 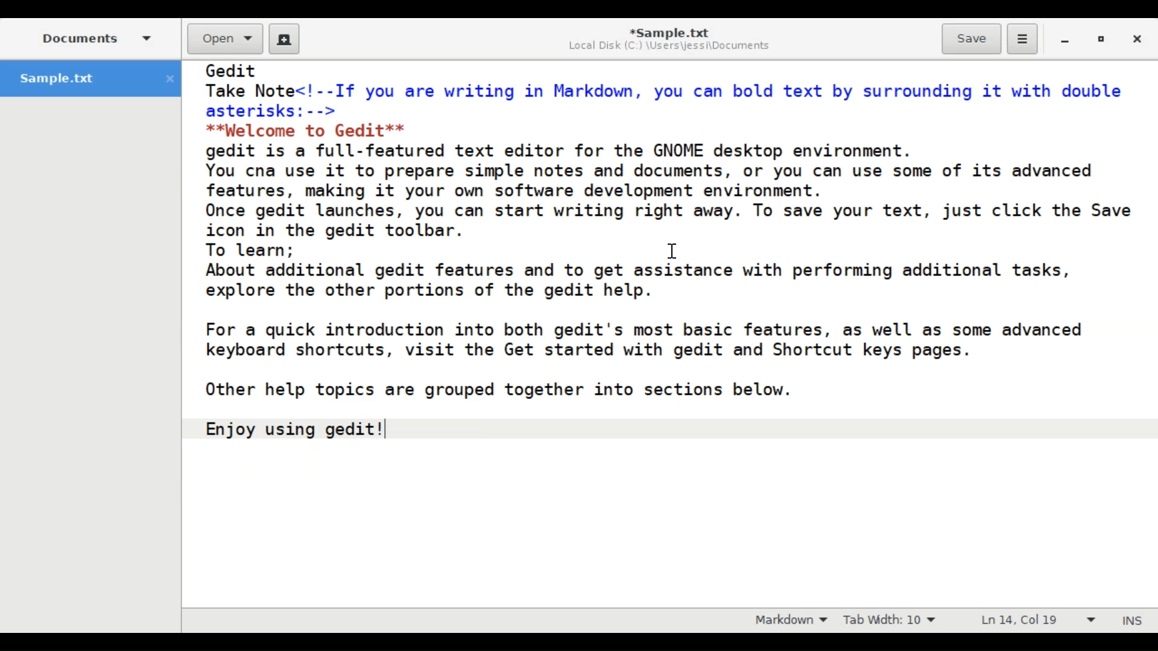 What do you see at coordinates (970, 40) in the screenshot?
I see `Save` at bounding box center [970, 40].